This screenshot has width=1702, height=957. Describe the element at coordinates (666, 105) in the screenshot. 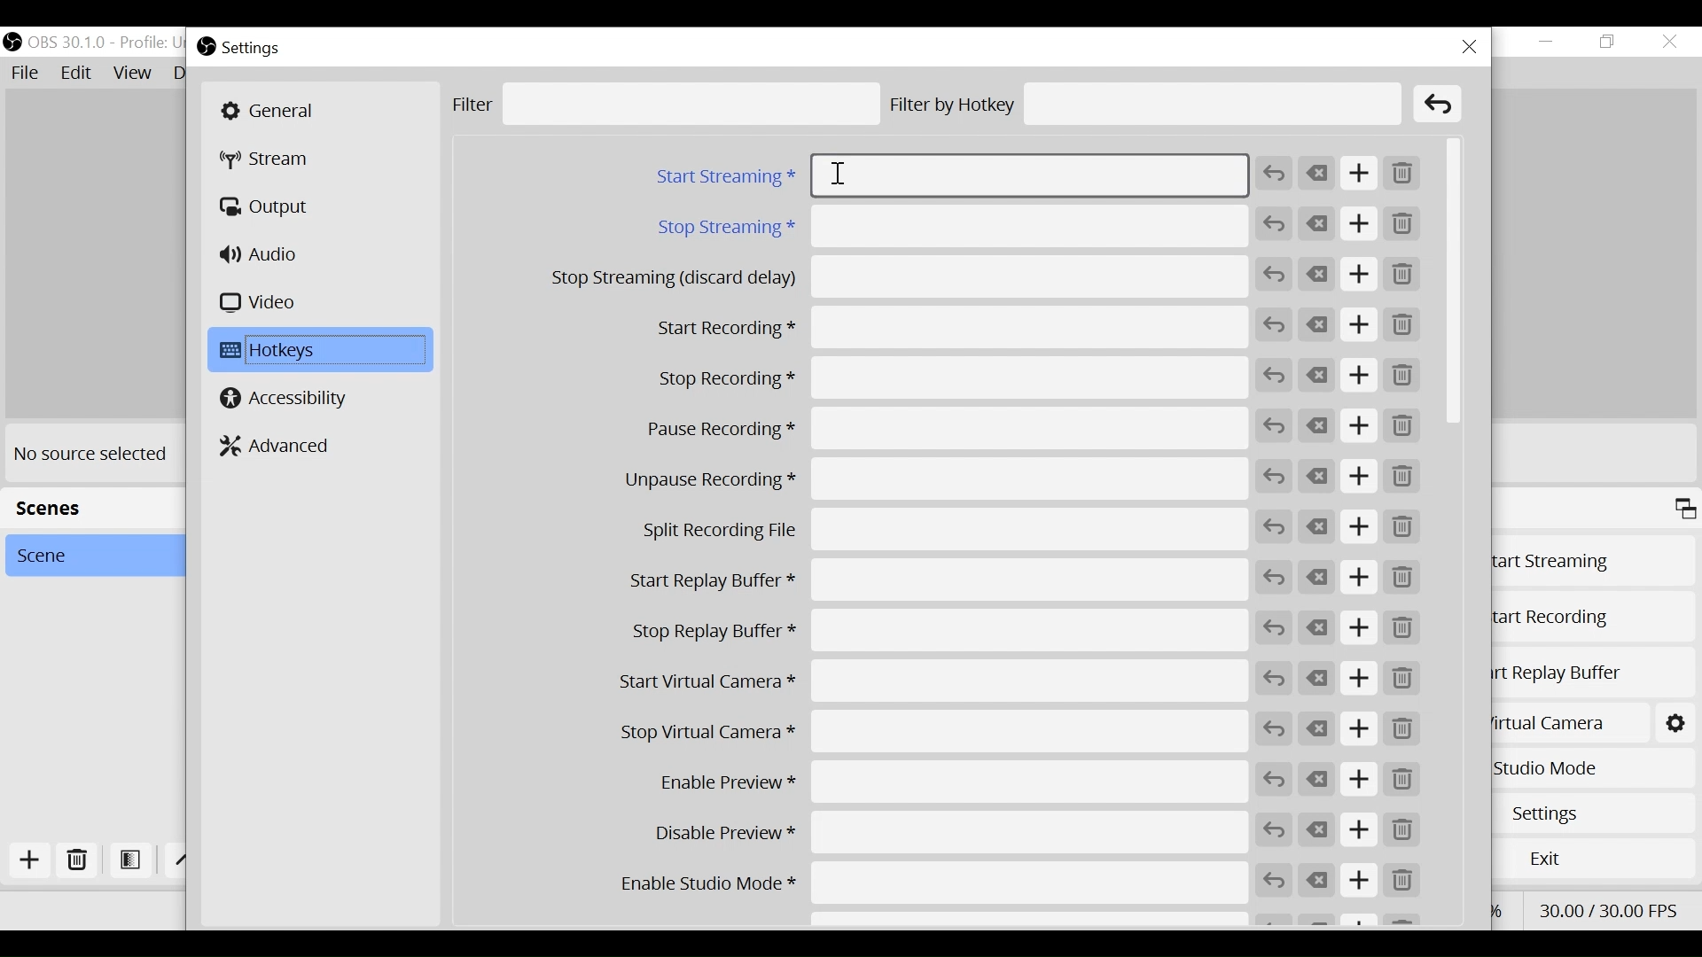

I see `Filter` at that location.